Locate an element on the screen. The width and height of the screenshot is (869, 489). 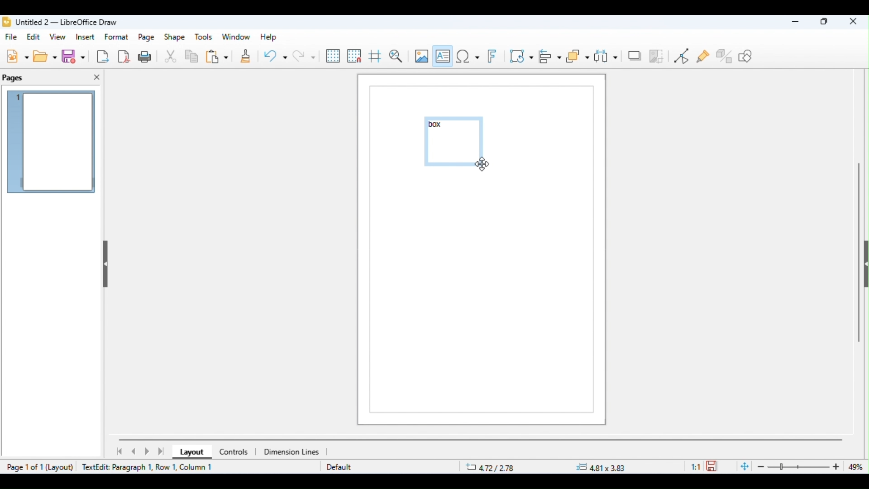
window is located at coordinates (236, 37).